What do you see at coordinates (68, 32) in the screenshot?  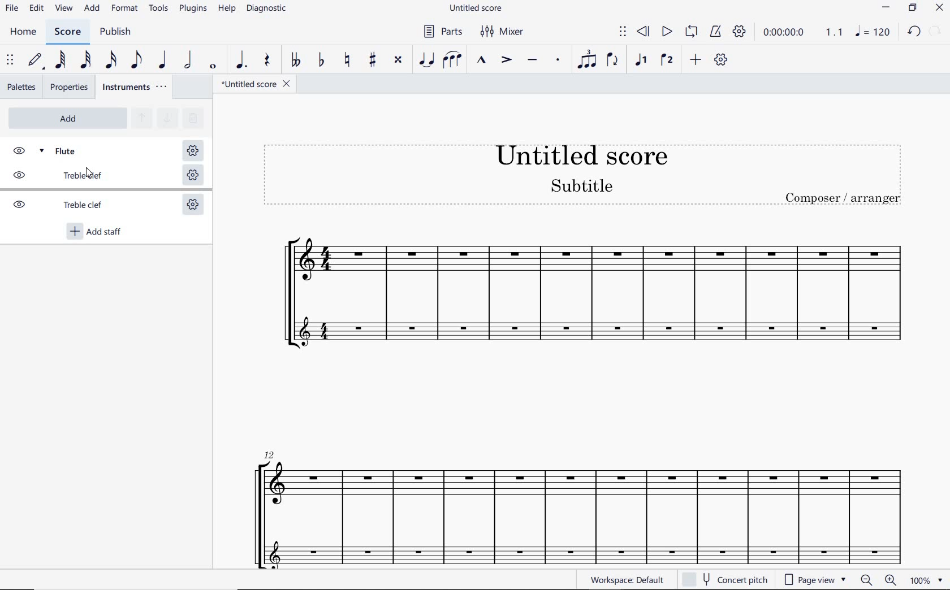 I see `score` at bounding box center [68, 32].